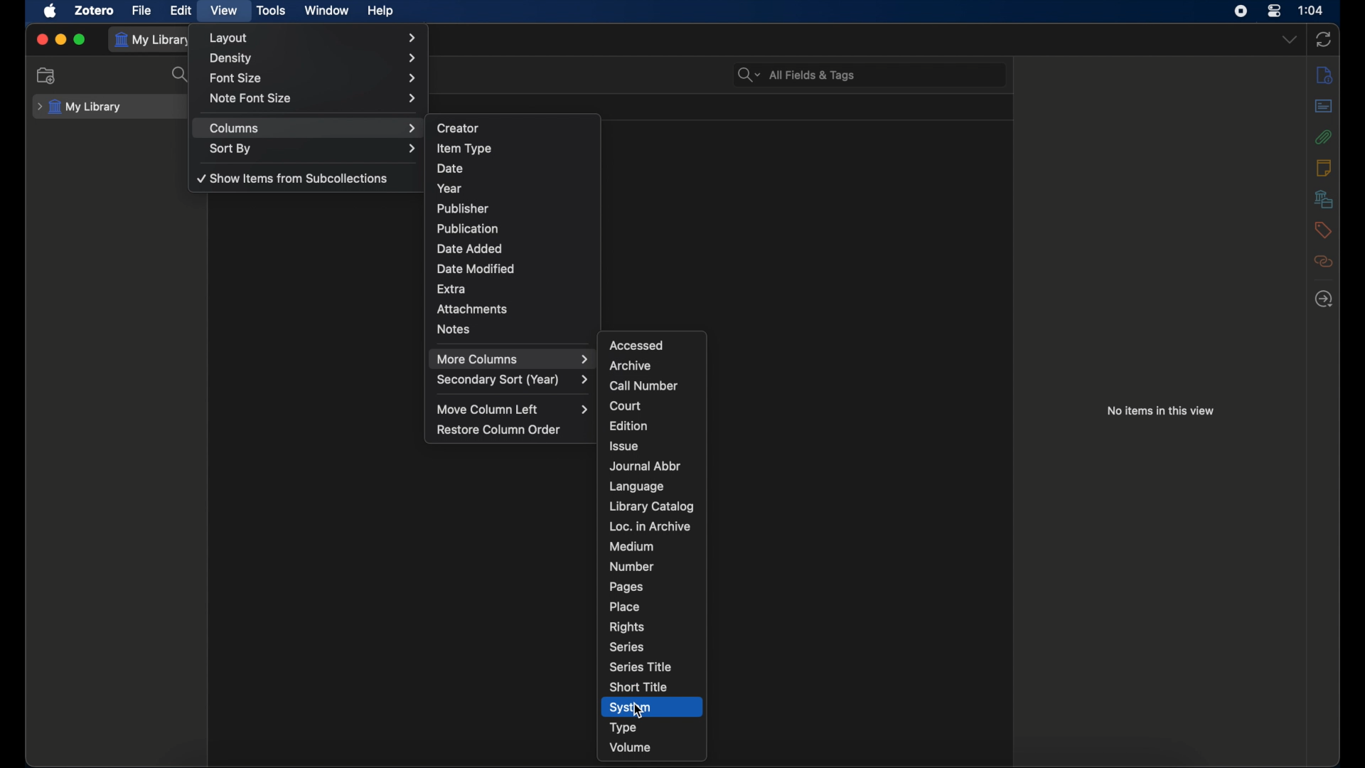 Image resolution: width=1365 pixels, height=768 pixels. I want to click on tags, so click(1324, 230).